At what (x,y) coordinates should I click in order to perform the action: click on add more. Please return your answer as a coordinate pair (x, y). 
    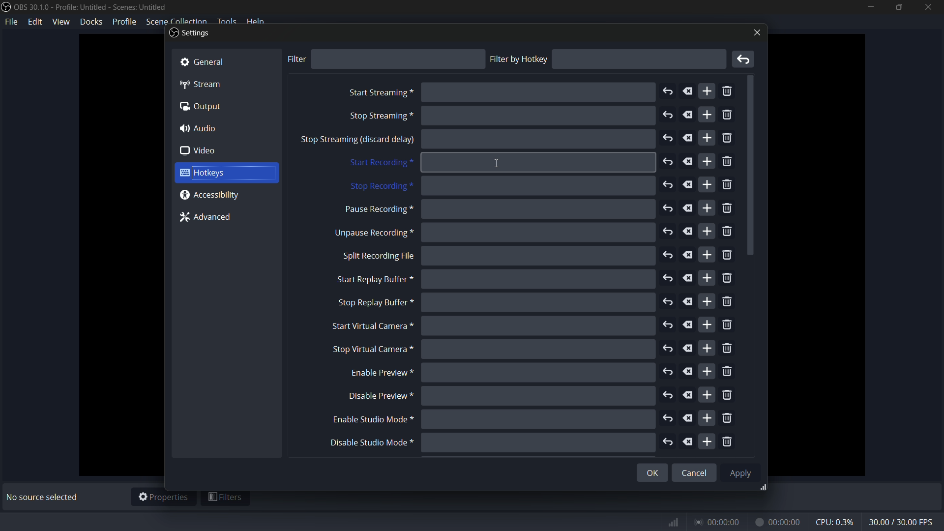
    Looking at the image, I should click on (708, 324).